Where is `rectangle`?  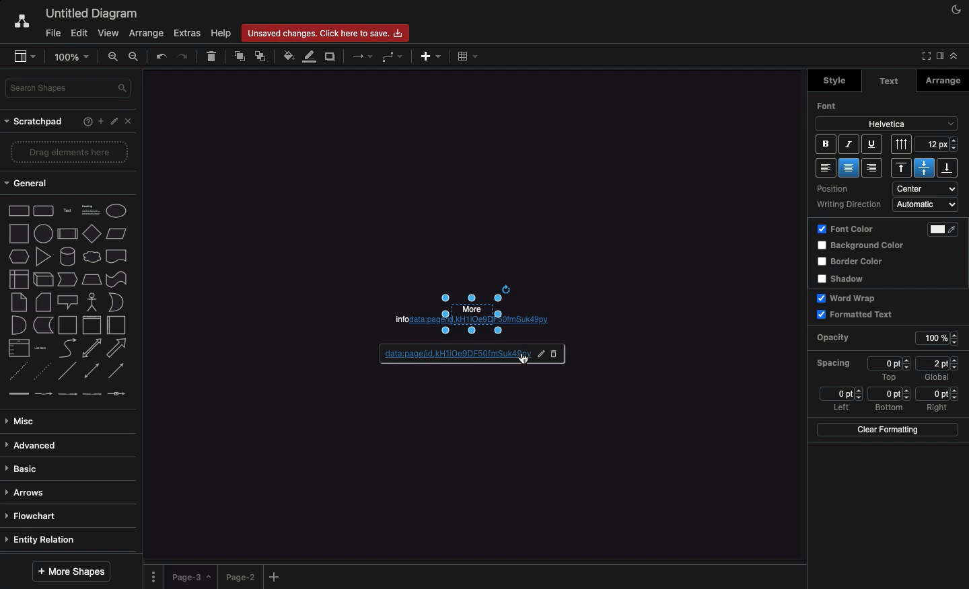
rectangle is located at coordinates (20, 210).